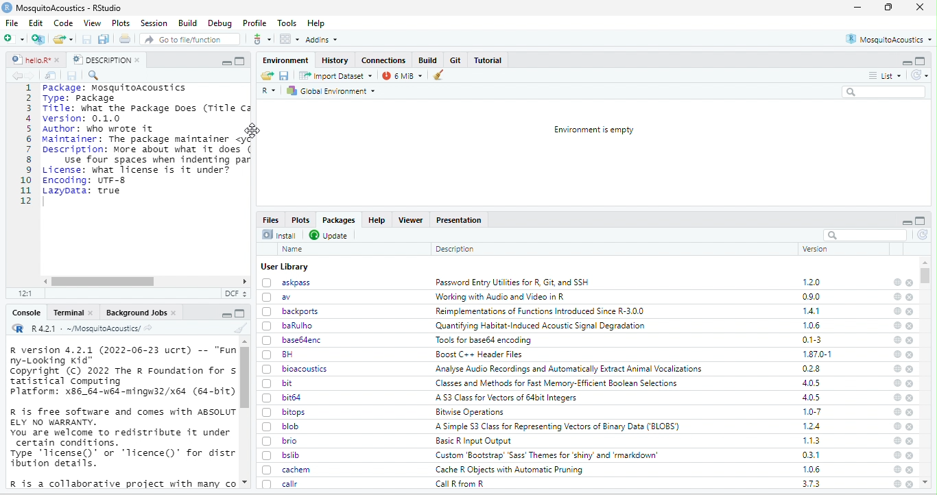  What do you see at coordinates (909, 355) in the screenshot?
I see `close` at bounding box center [909, 355].